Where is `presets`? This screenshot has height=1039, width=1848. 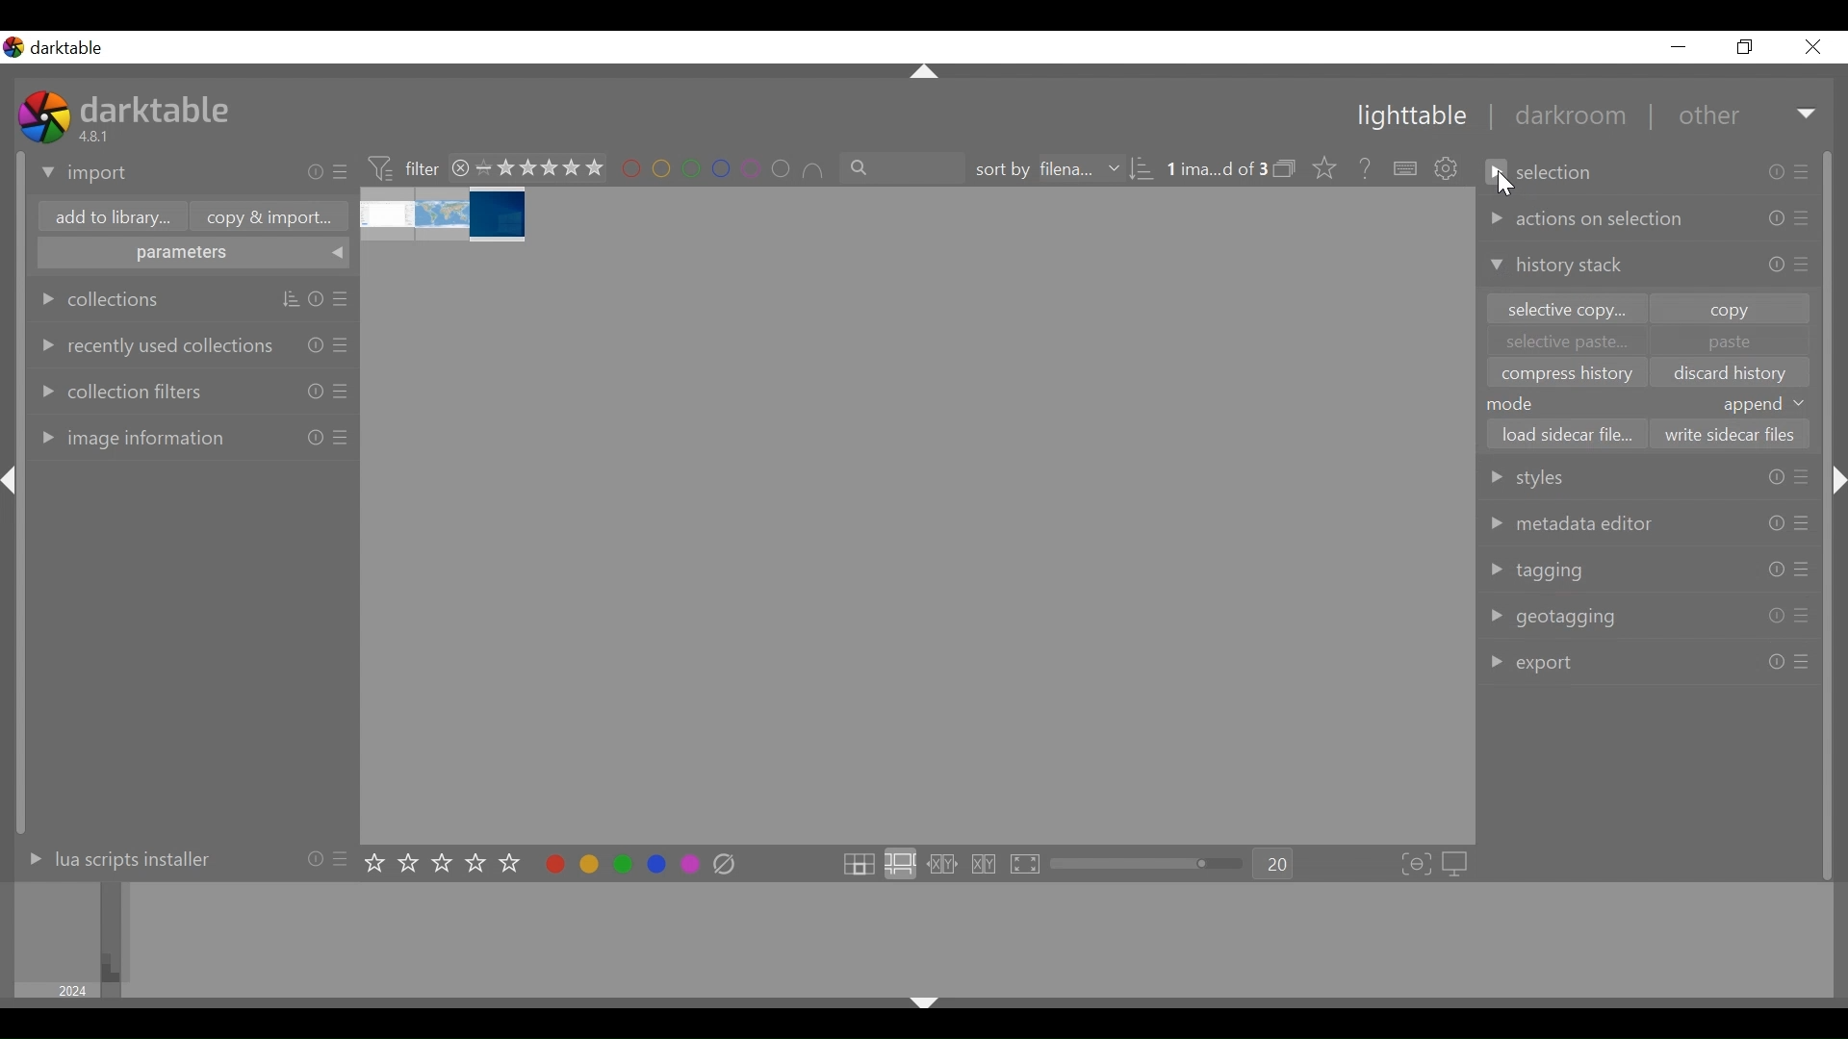 presets is located at coordinates (341, 438).